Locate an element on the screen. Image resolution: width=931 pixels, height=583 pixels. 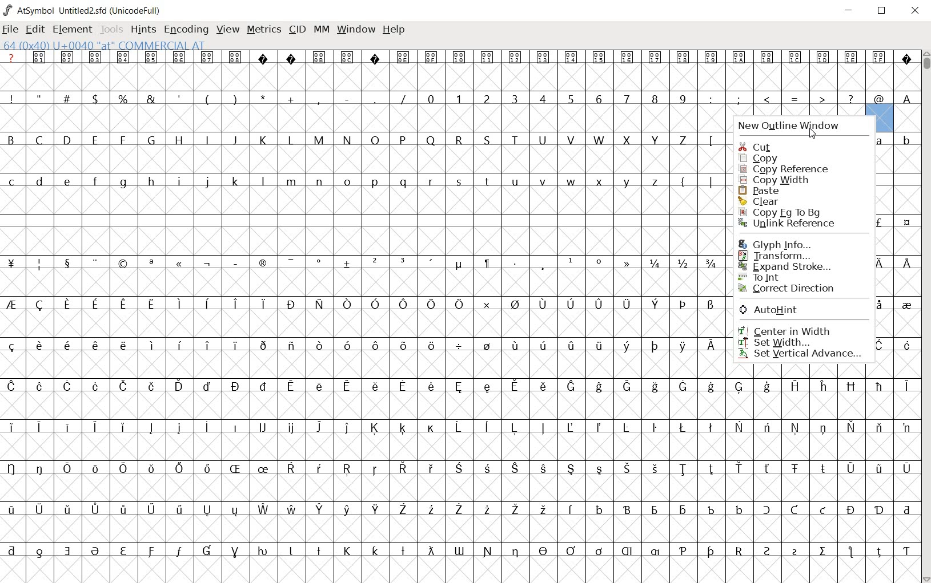
glyph is located at coordinates (822, 80).